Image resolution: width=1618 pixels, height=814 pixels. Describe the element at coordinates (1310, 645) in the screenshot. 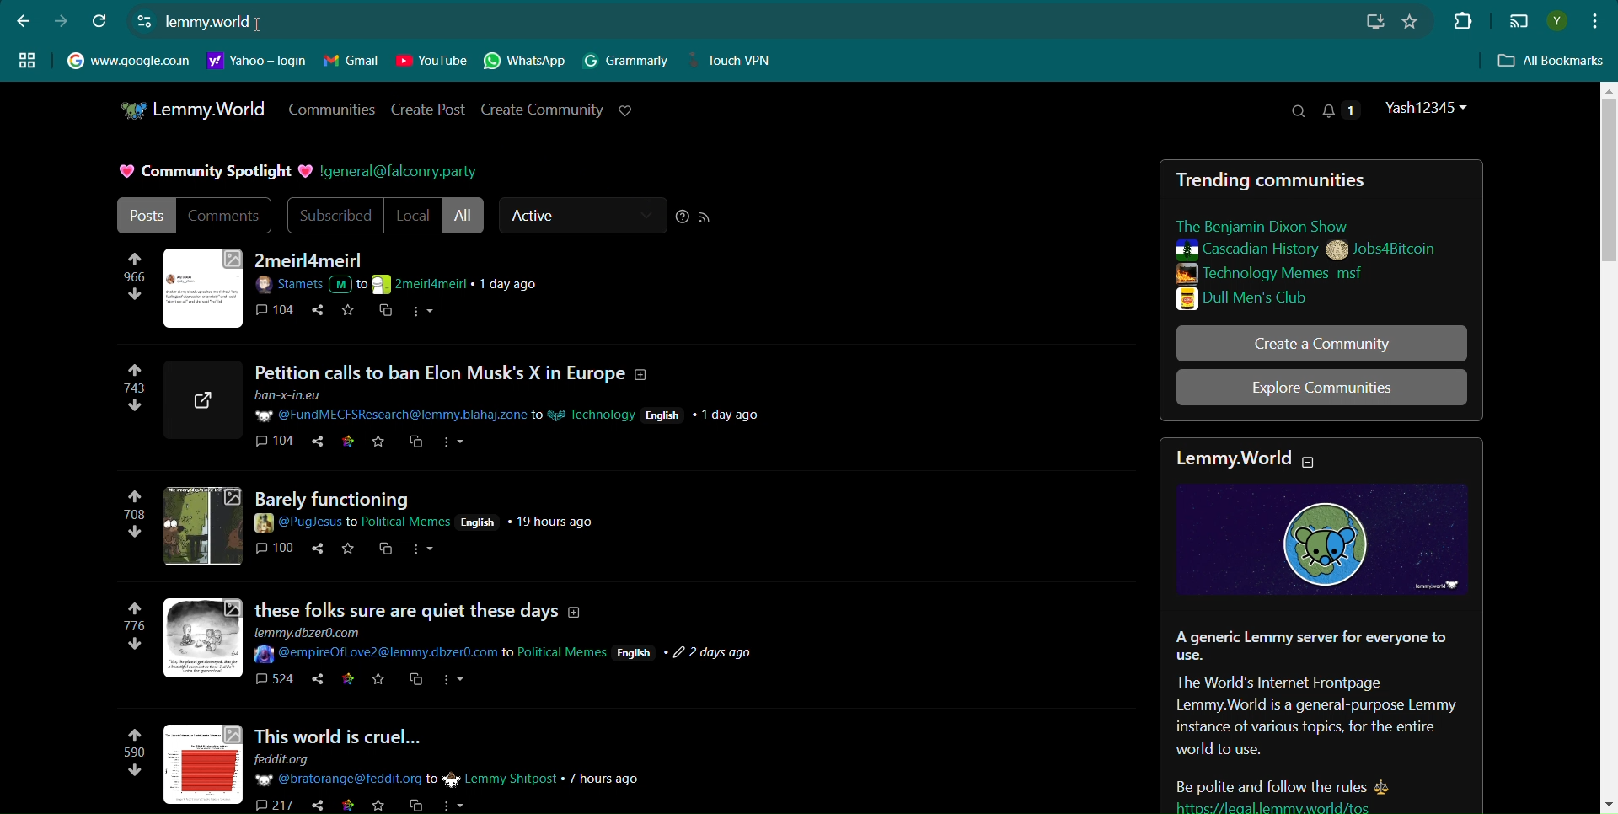

I see `A generic Lemmy server for everyone to use.` at that location.